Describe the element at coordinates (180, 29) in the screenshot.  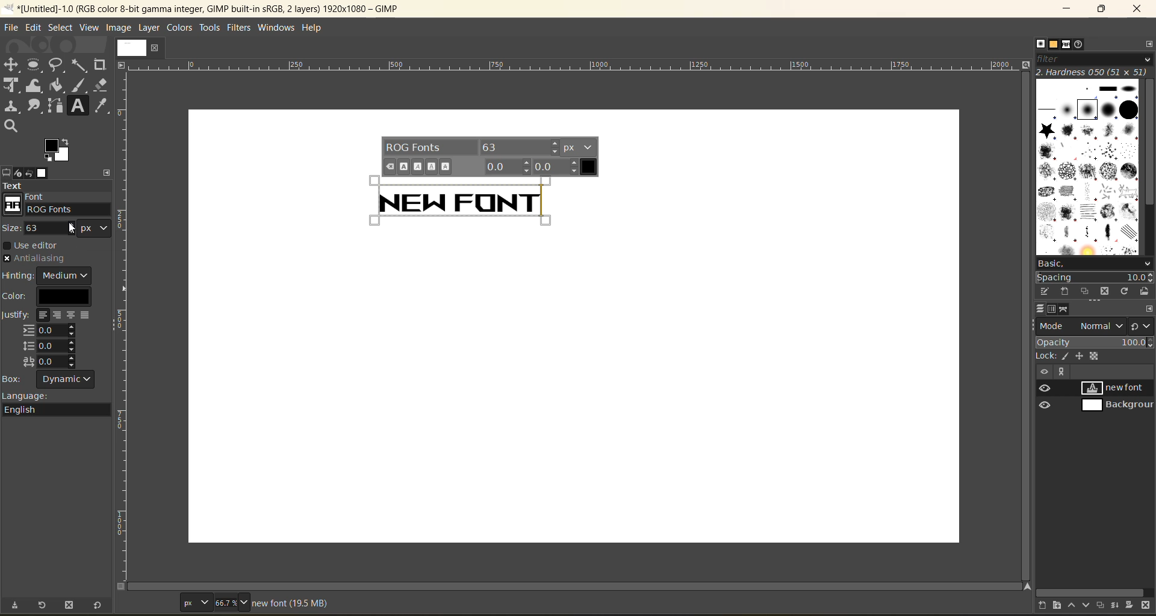
I see `colors` at that location.